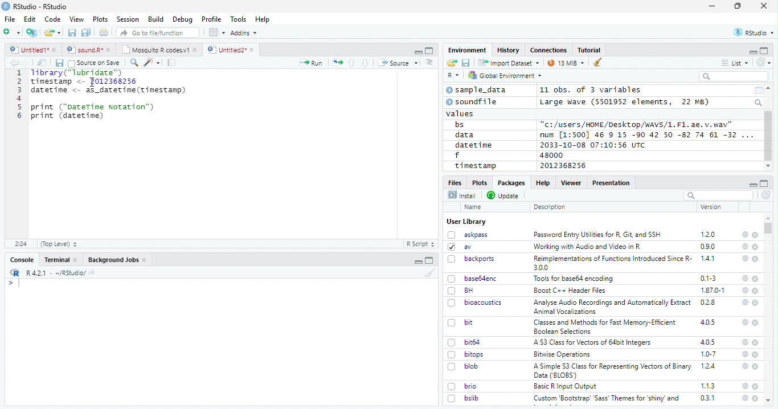 This screenshot has width=778, height=409. What do you see at coordinates (755, 279) in the screenshot?
I see `close` at bounding box center [755, 279].